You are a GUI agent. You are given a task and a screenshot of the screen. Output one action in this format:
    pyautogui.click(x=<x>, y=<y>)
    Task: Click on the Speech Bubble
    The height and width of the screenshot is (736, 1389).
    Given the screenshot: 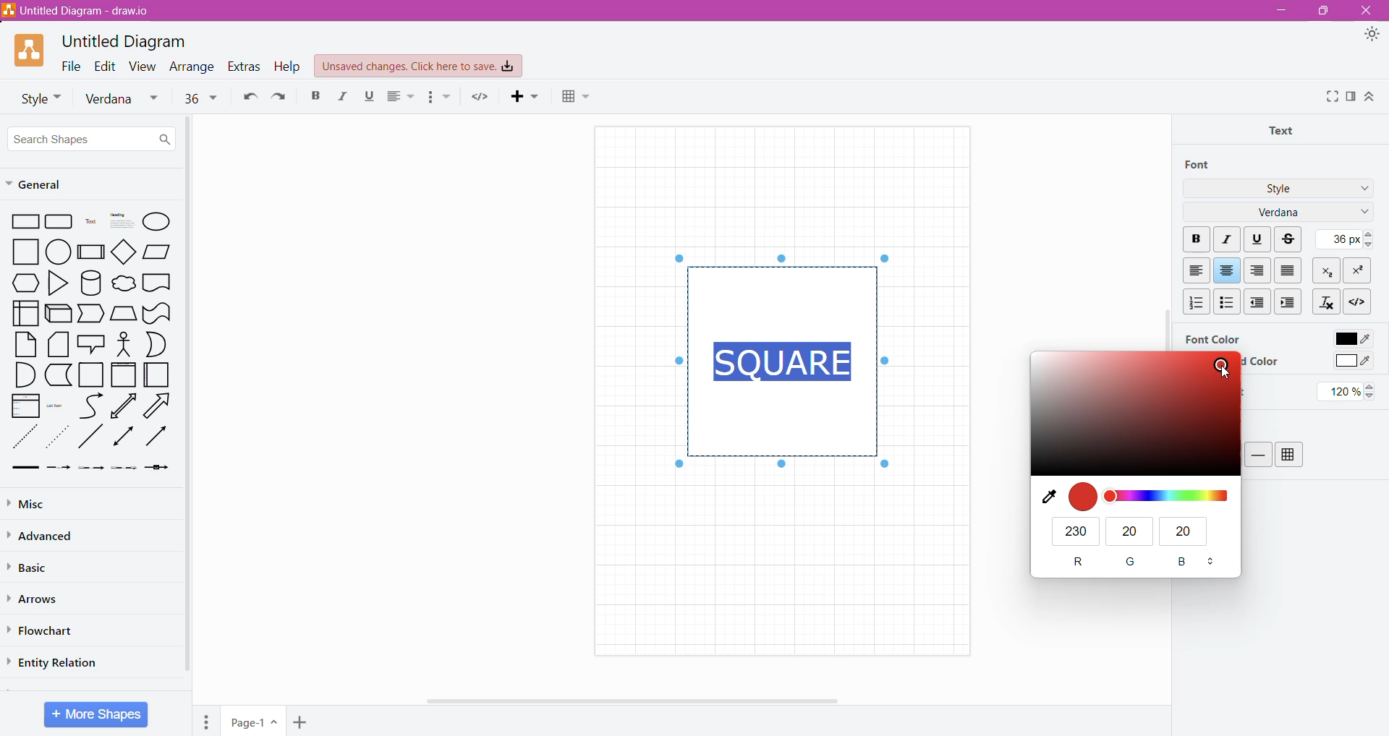 What is the action you would take?
    pyautogui.click(x=93, y=342)
    